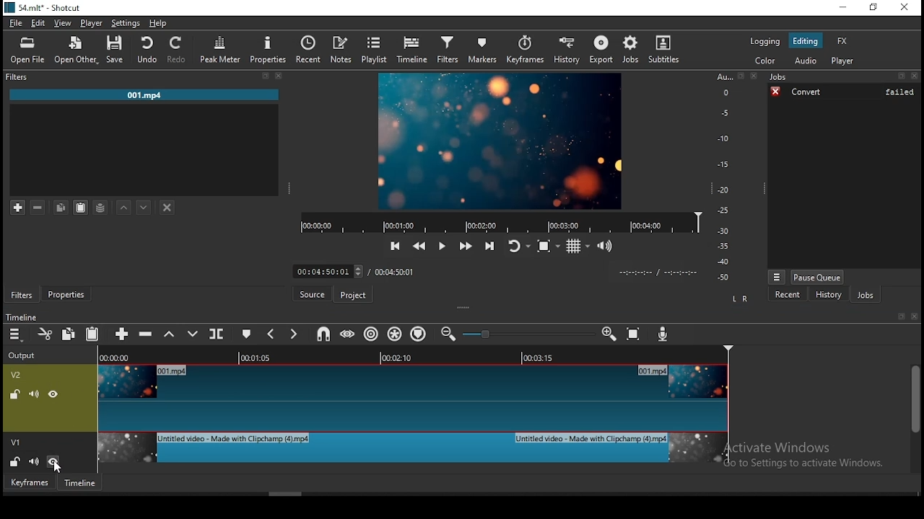 The image size is (924, 519). What do you see at coordinates (266, 48) in the screenshot?
I see `properties` at bounding box center [266, 48].